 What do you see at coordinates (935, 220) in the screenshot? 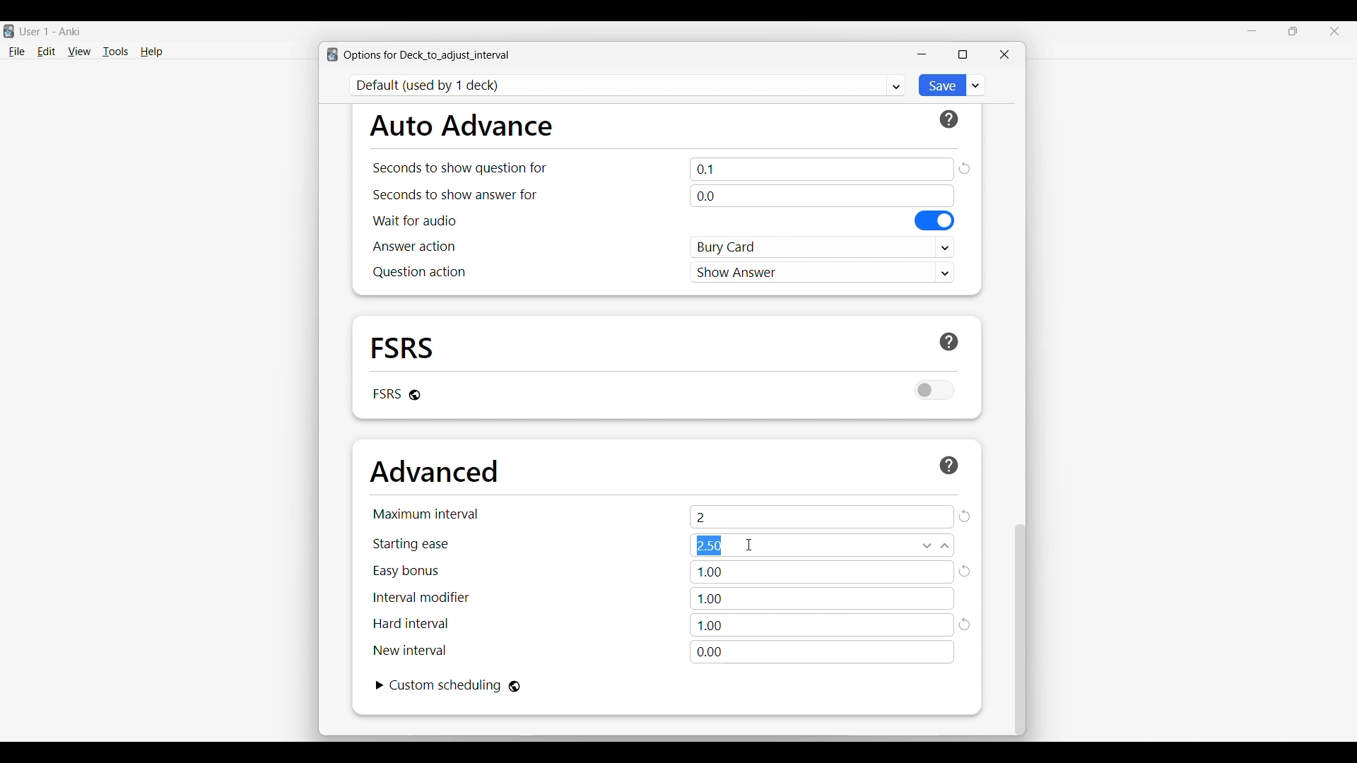
I see `Toggle to wait for audio` at bounding box center [935, 220].